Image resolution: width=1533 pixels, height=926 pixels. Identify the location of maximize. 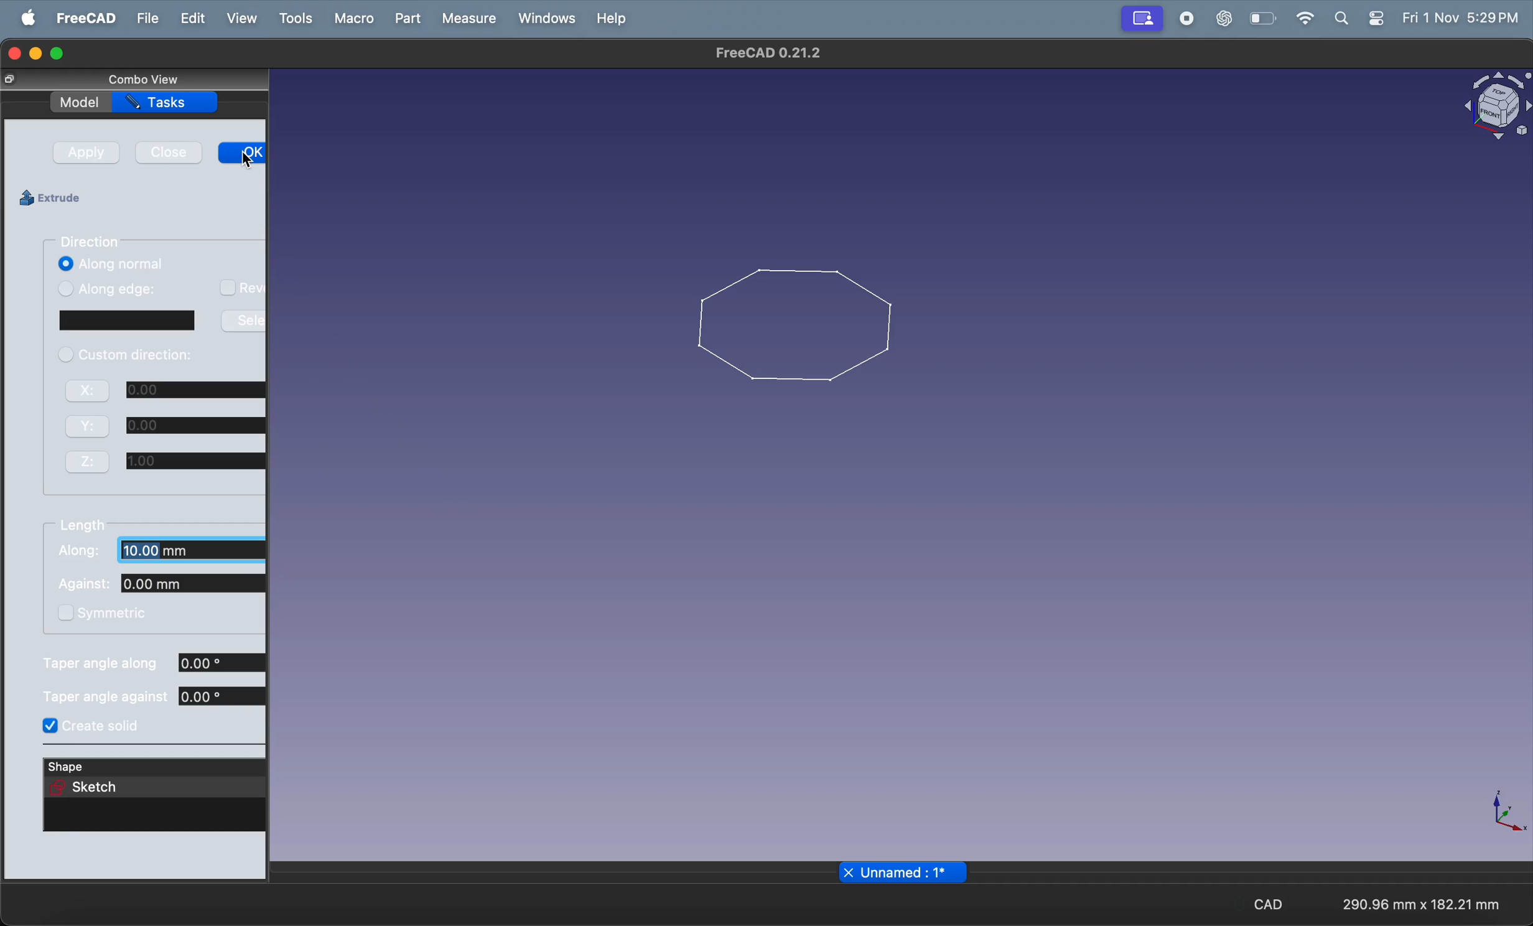
(58, 52).